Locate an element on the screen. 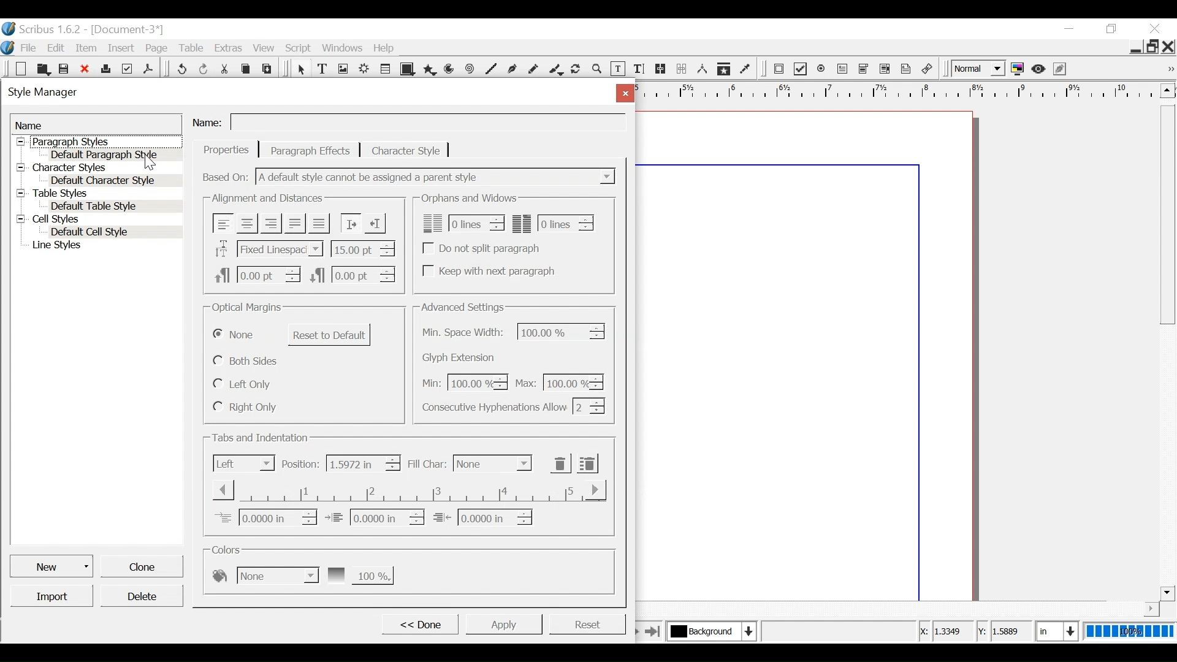 Image resolution: width=1177 pixels, height=662 pixels. Unlink text frames is located at coordinates (682, 69).